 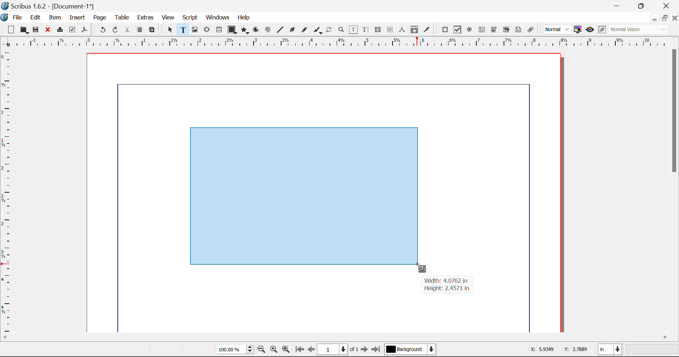 What do you see at coordinates (342, 29) in the screenshot?
I see `Zoom` at bounding box center [342, 29].